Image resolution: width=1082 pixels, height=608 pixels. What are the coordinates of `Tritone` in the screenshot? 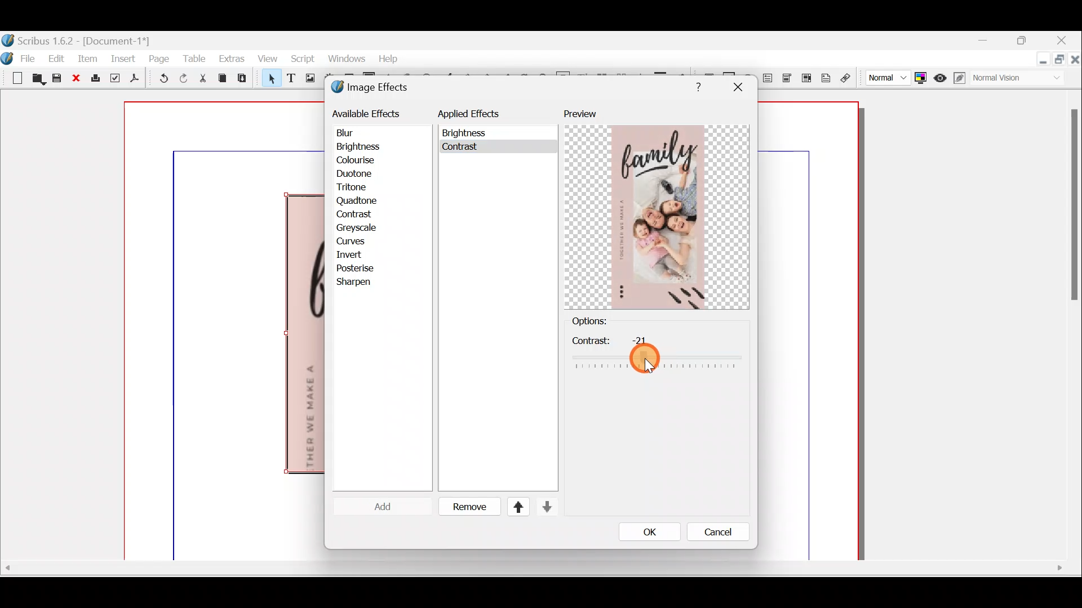 It's located at (357, 189).